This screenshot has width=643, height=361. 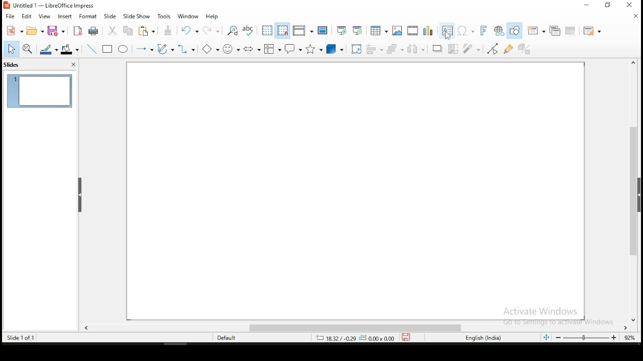 I want to click on cursor, so click(x=448, y=37).